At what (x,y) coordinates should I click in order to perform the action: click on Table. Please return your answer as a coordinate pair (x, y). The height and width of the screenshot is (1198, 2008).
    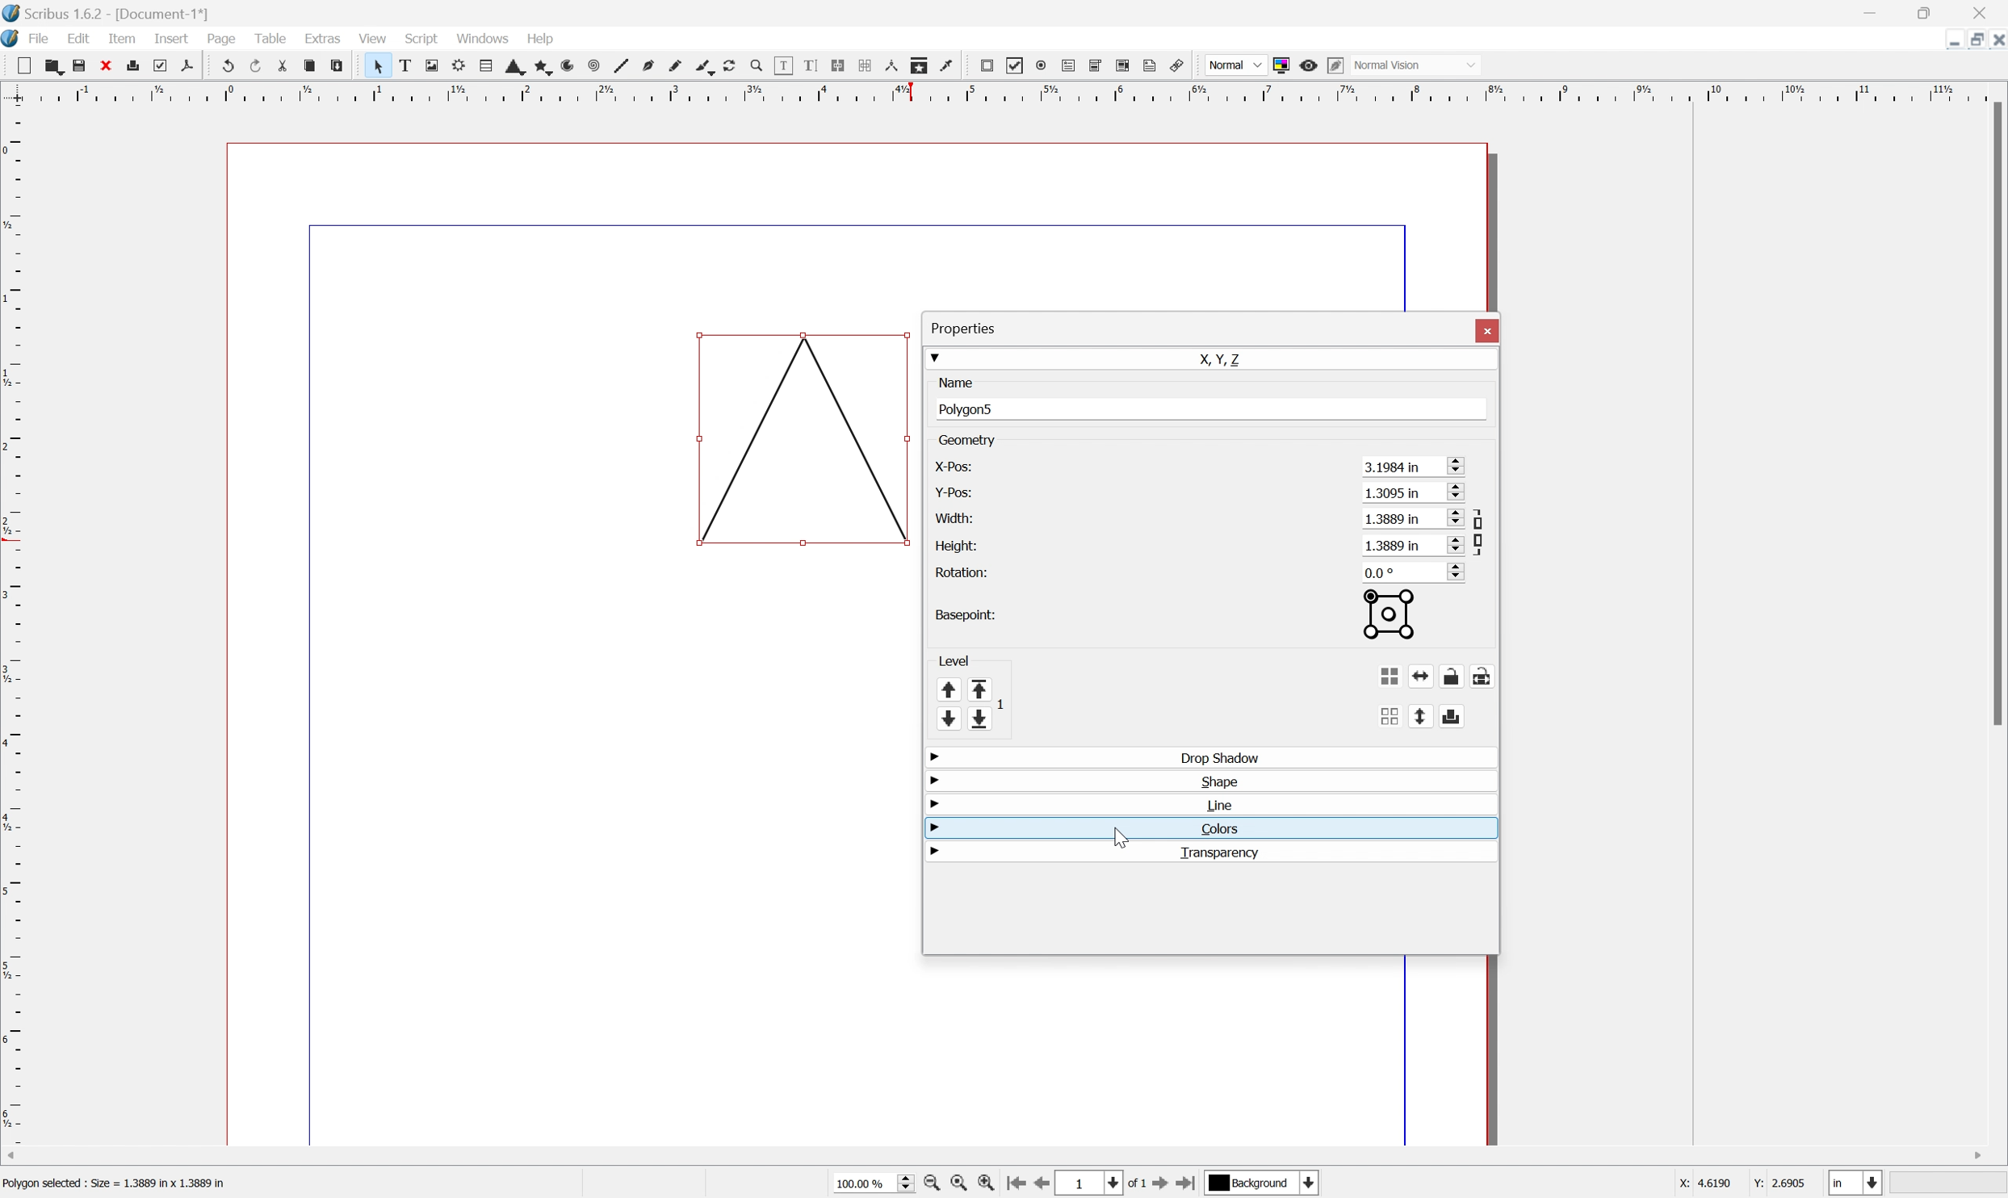
    Looking at the image, I should click on (478, 67).